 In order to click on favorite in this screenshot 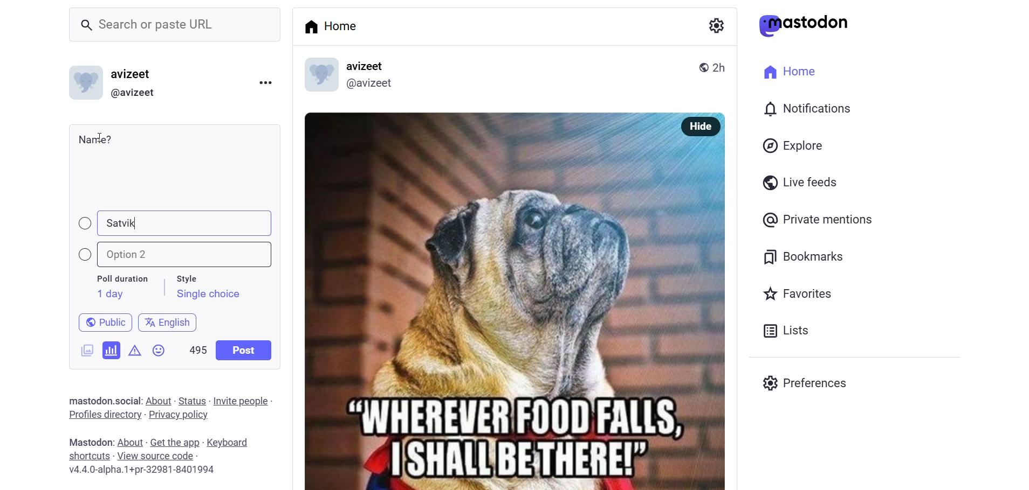, I will do `click(796, 295)`.